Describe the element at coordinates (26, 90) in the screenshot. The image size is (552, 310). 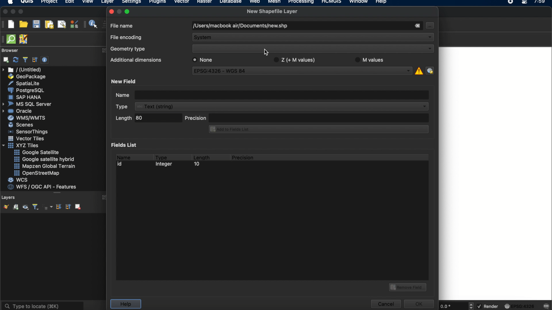
I see `postgresql` at that location.